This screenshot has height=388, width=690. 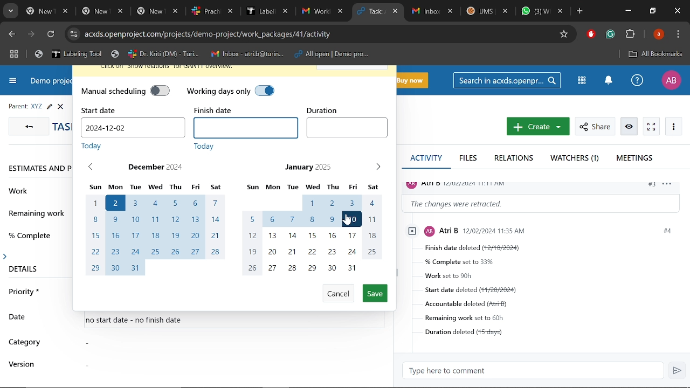 What do you see at coordinates (416, 81) in the screenshot?
I see `Buy now` at bounding box center [416, 81].